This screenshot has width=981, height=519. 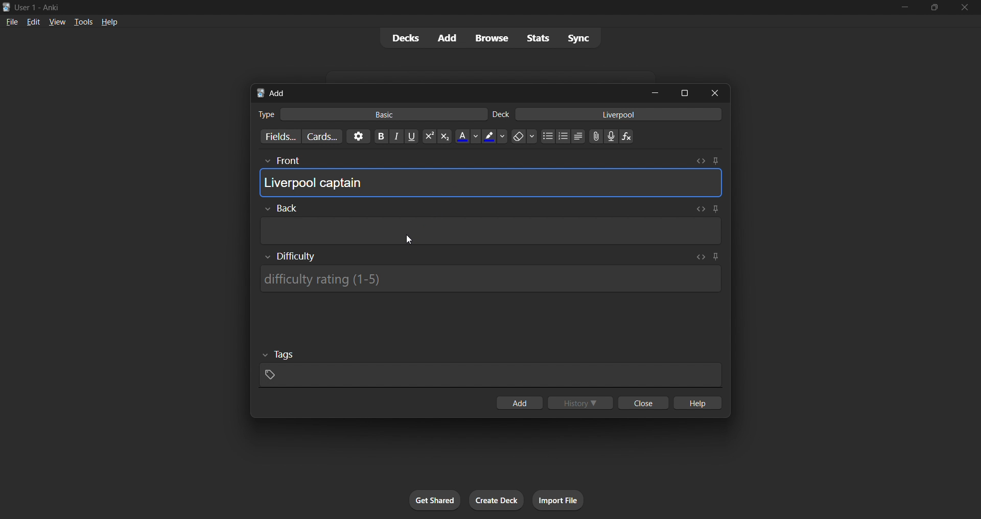 What do you see at coordinates (684, 93) in the screenshot?
I see `maximize` at bounding box center [684, 93].